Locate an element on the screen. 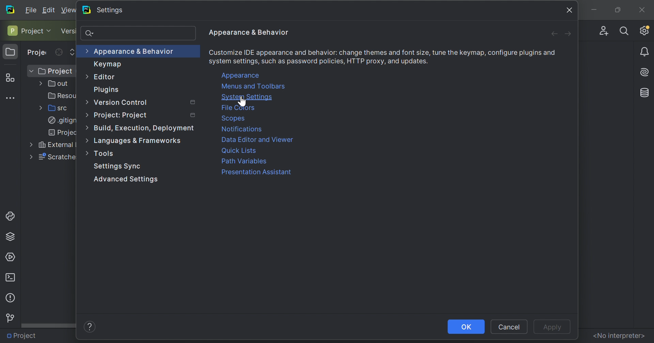 The width and height of the screenshot is (654, 343). Expand selected is located at coordinates (73, 51).